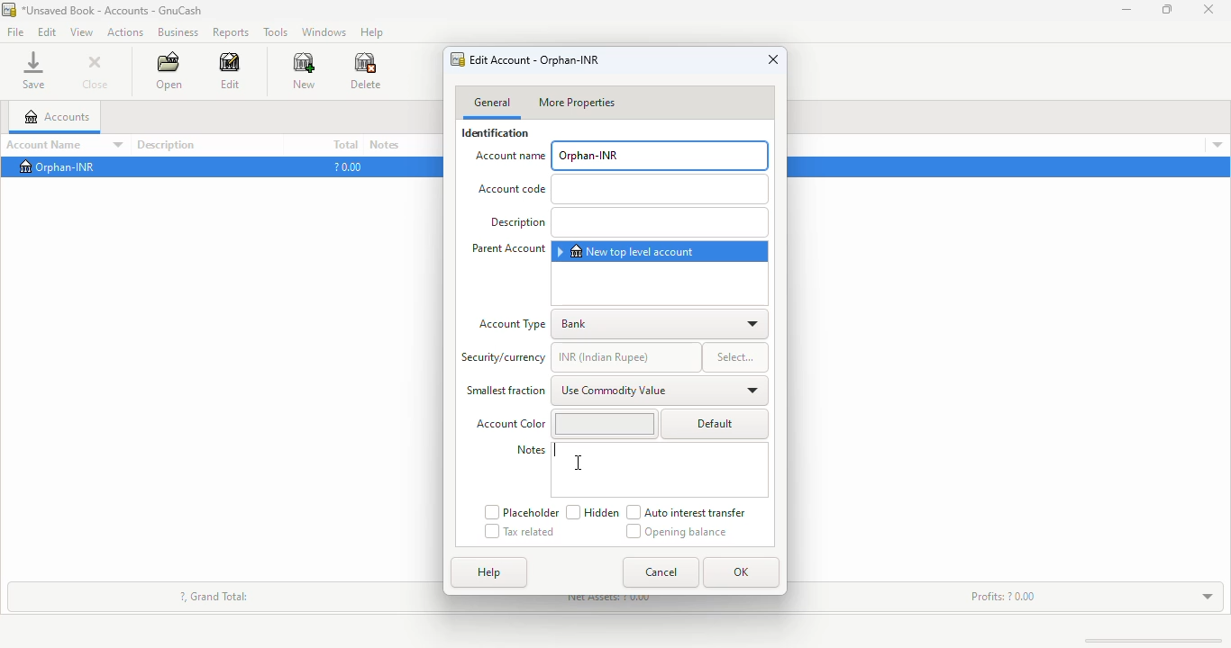 The height and width of the screenshot is (648, 1231). I want to click on file, so click(15, 31).